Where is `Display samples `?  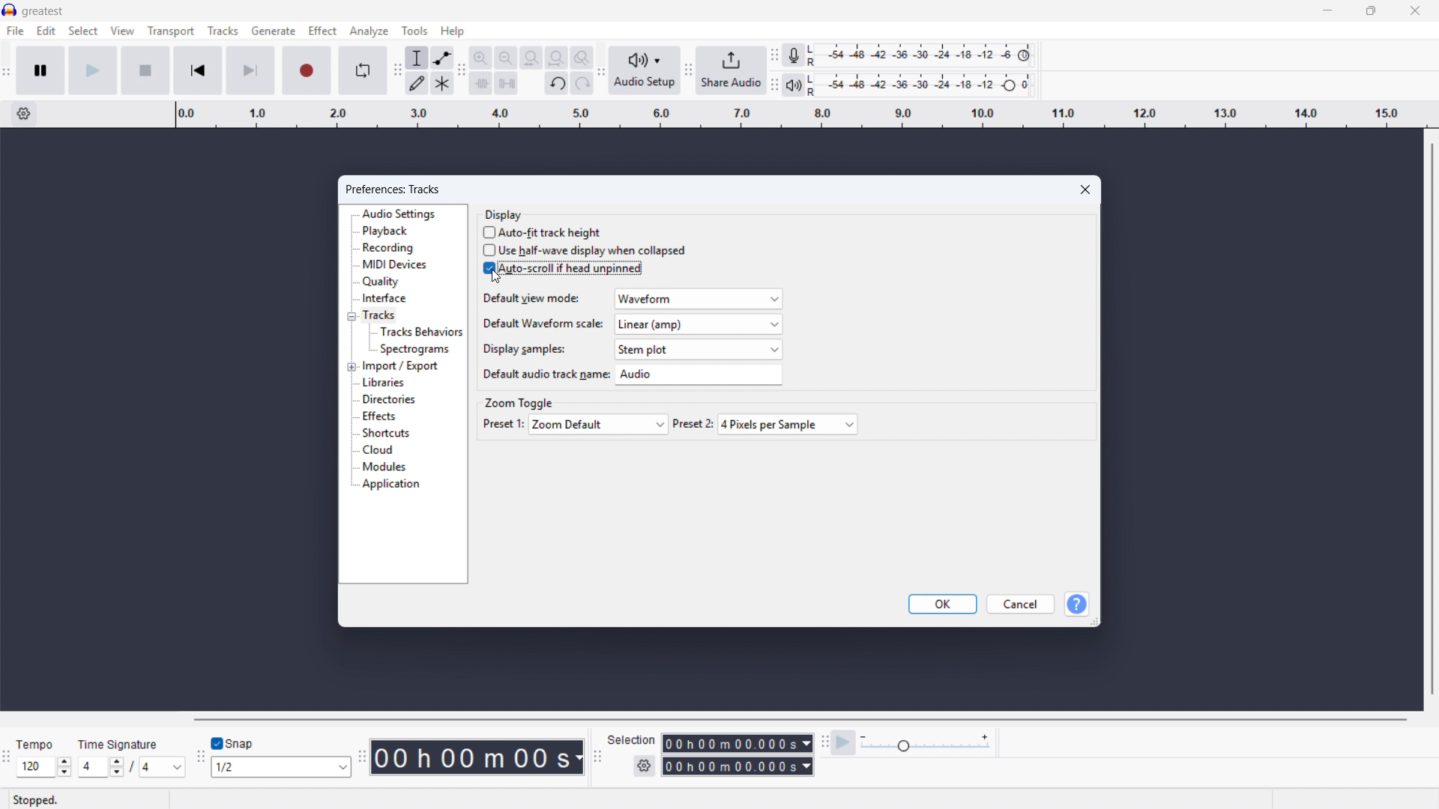
Display samples  is located at coordinates (699, 349).